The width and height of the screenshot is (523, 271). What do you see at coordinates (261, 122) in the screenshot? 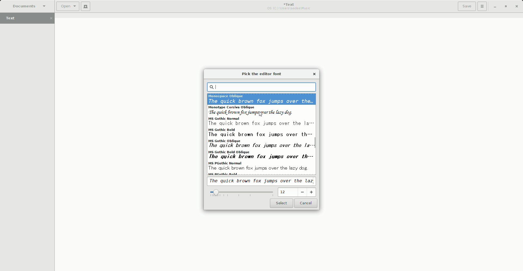
I see `Gothic normal` at bounding box center [261, 122].